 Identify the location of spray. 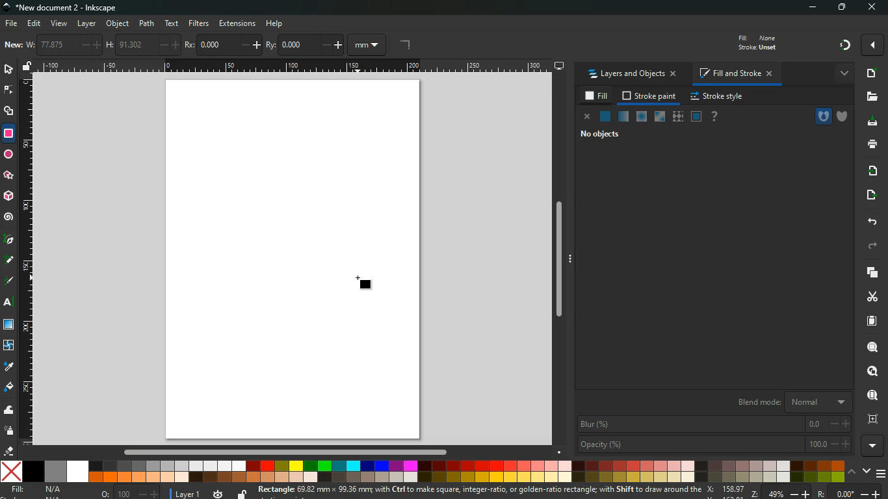
(9, 431).